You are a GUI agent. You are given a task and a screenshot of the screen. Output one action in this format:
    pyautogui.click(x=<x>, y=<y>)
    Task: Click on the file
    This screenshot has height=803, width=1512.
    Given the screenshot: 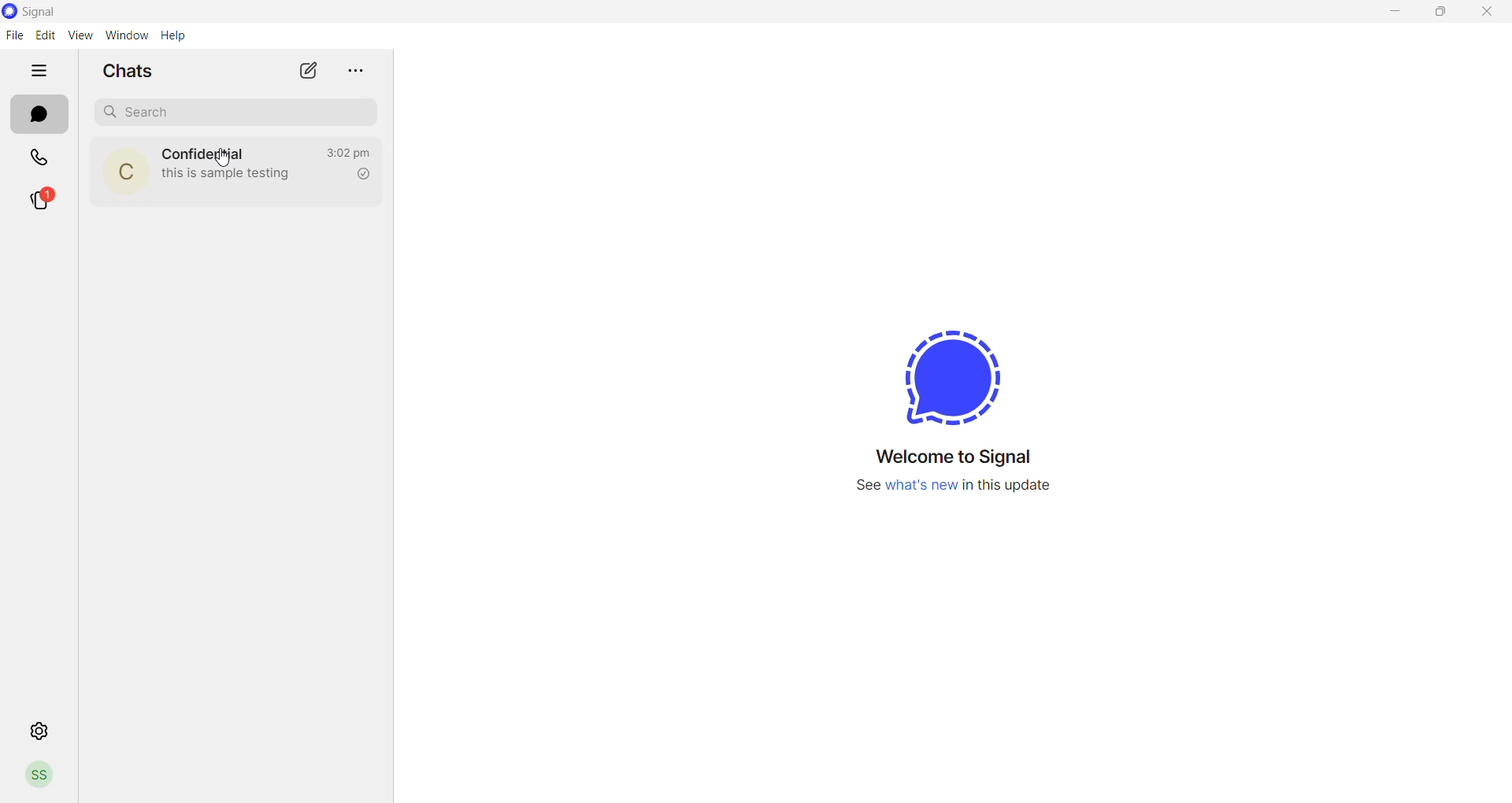 What is the action you would take?
    pyautogui.click(x=13, y=36)
    